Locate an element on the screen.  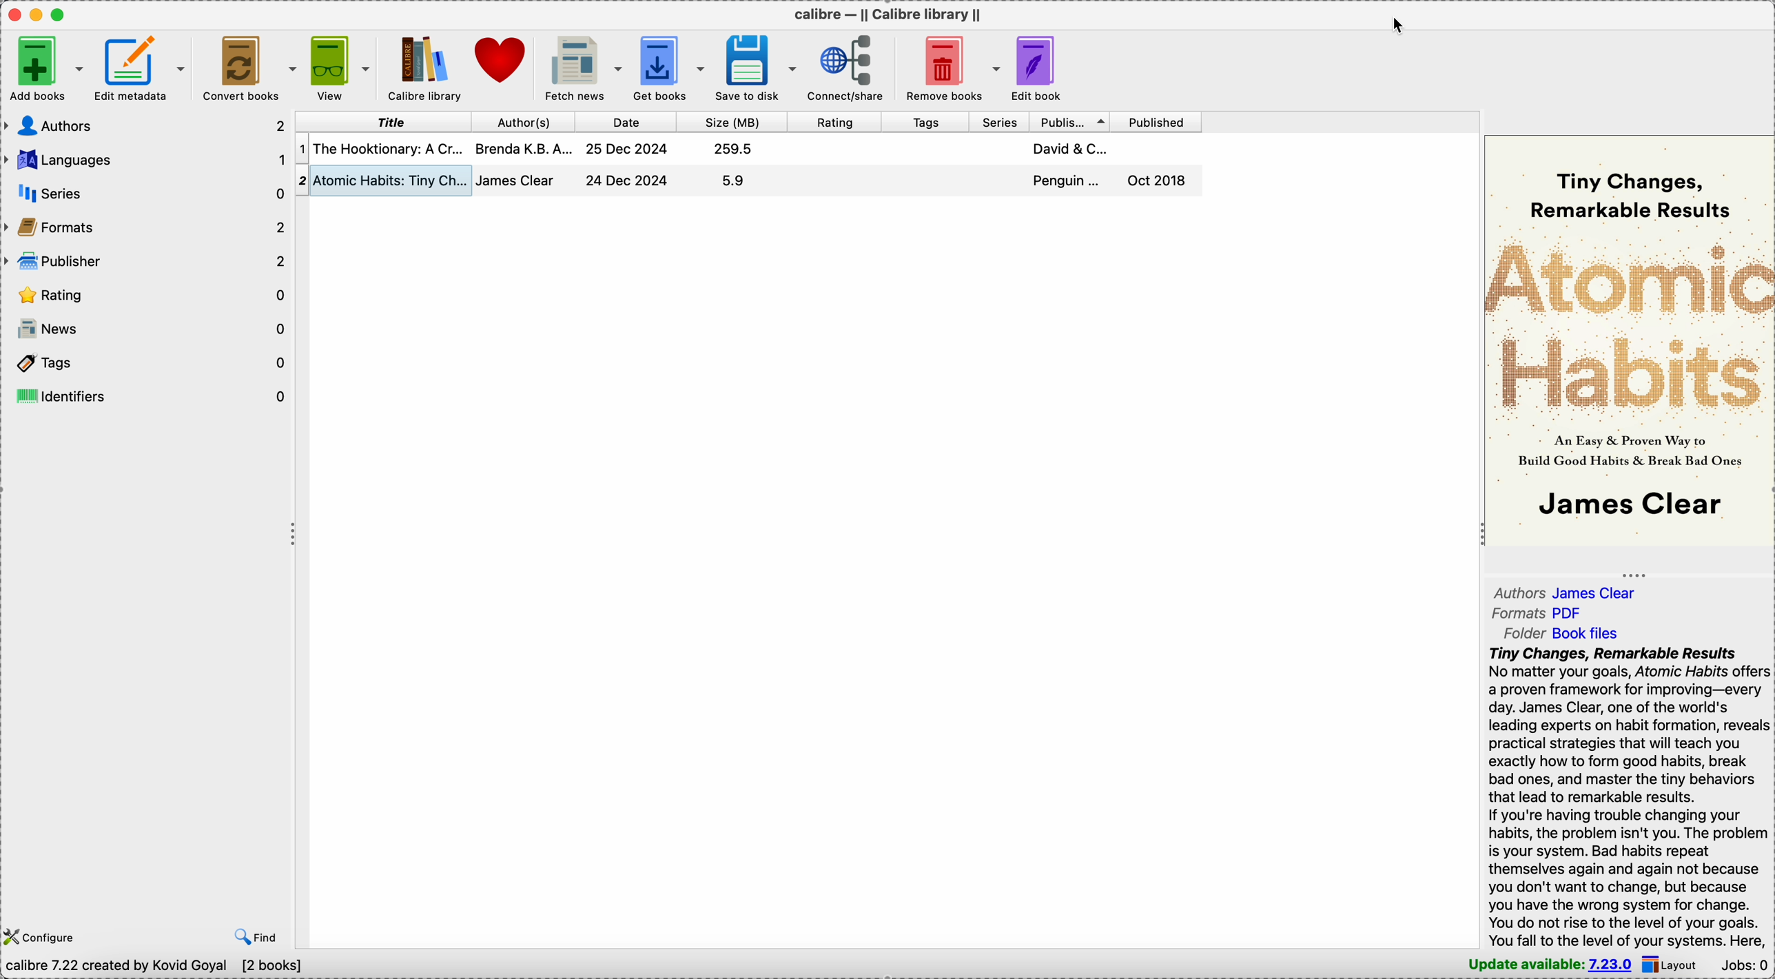
find is located at coordinates (251, 936).